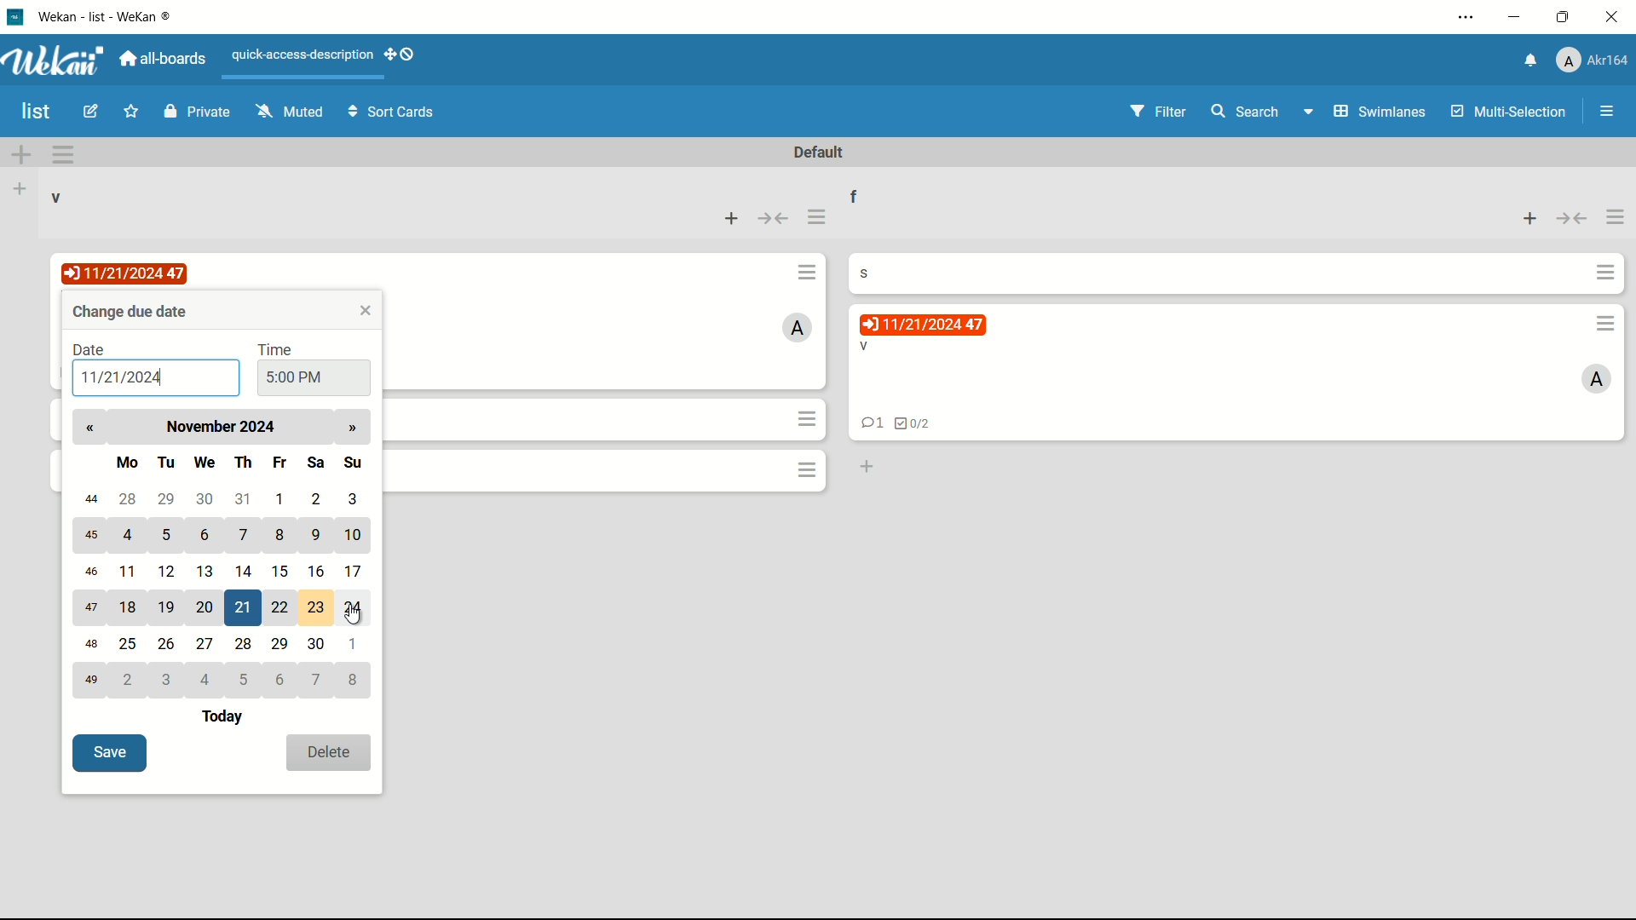 This screenshot has height=920, width=1636. Describe the element at coordinates (1518, 17) in the screenshot. I see `minimize` at that location.